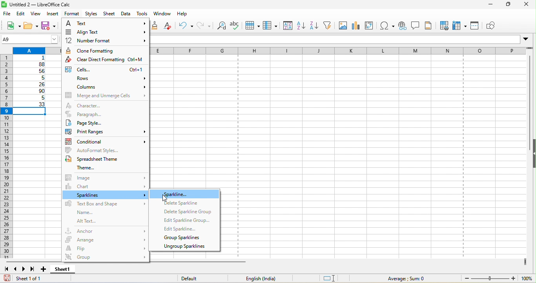 The height and width of the screenshot is (283, 536). Describe the element at coordinates (186, 25) in the screenshot. I see `undo` at that location.